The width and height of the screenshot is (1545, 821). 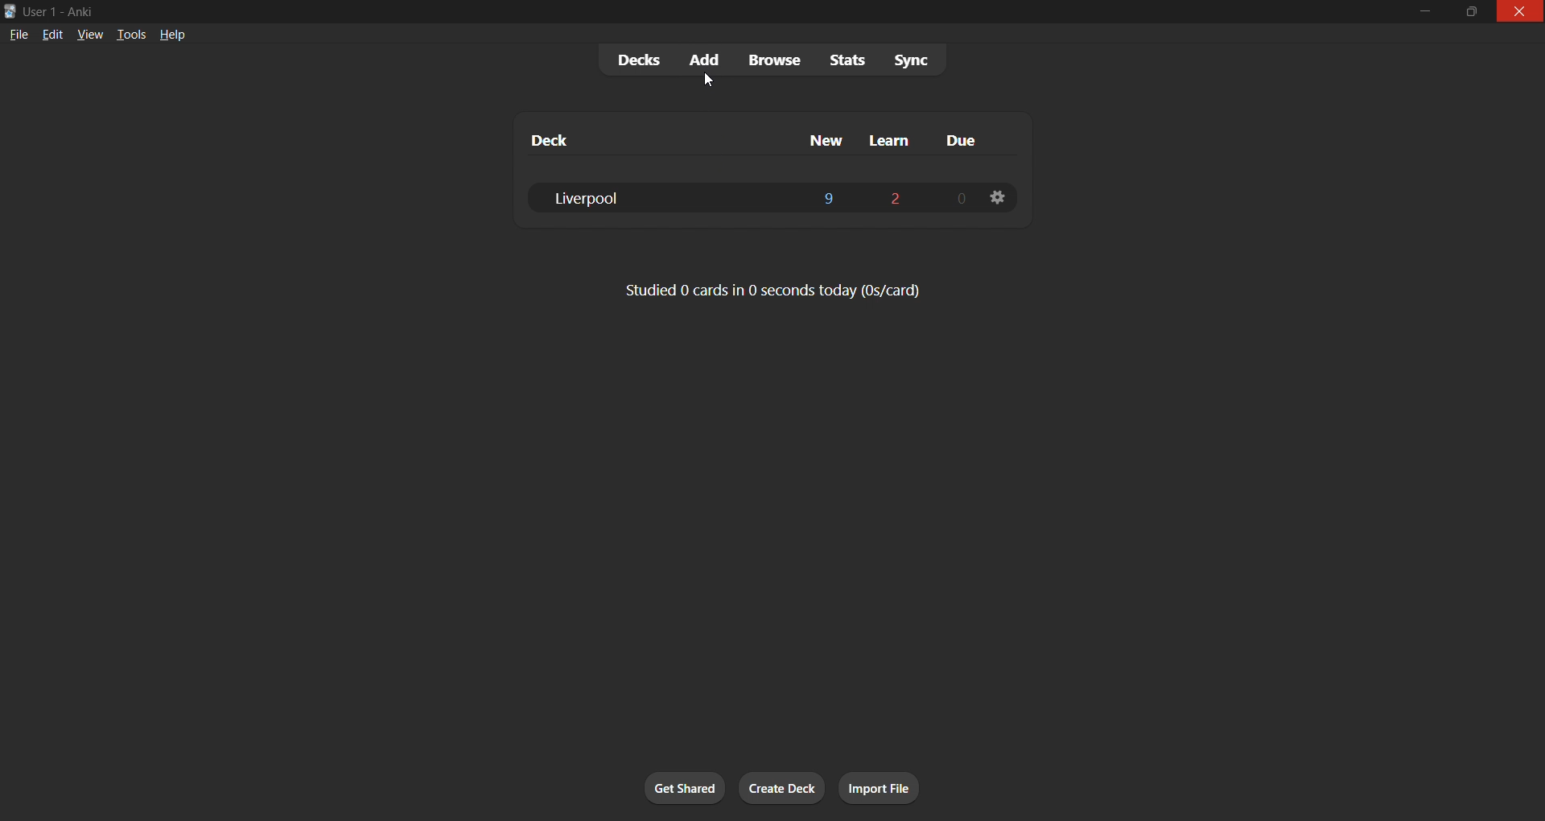 What do you see at coordinates (913, 60) in the screenshot?
I see `sync` at bounding box center [913, 60].